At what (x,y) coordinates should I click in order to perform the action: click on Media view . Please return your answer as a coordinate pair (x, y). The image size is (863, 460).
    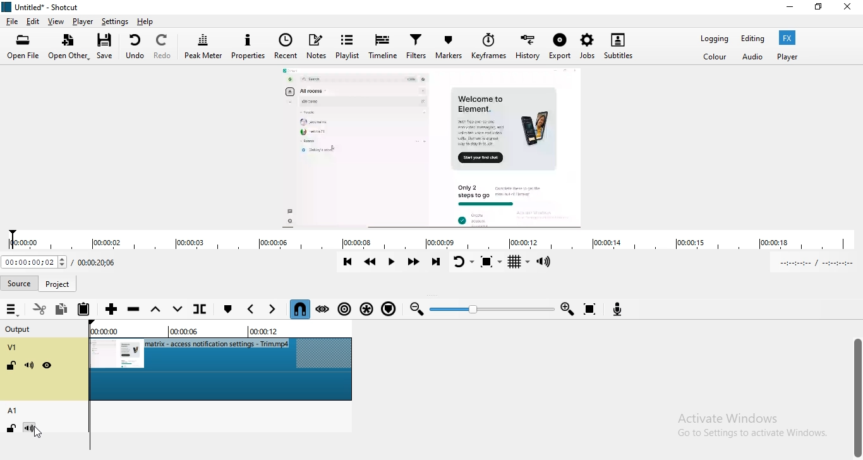
    Looking at the image, I should click on (431, 147).